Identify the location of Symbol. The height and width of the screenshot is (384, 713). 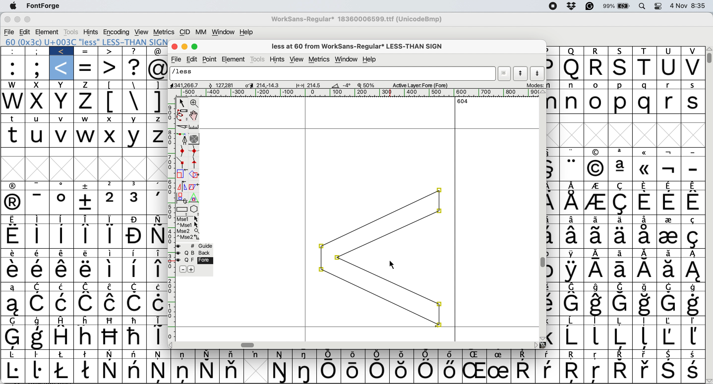
(136, 287).